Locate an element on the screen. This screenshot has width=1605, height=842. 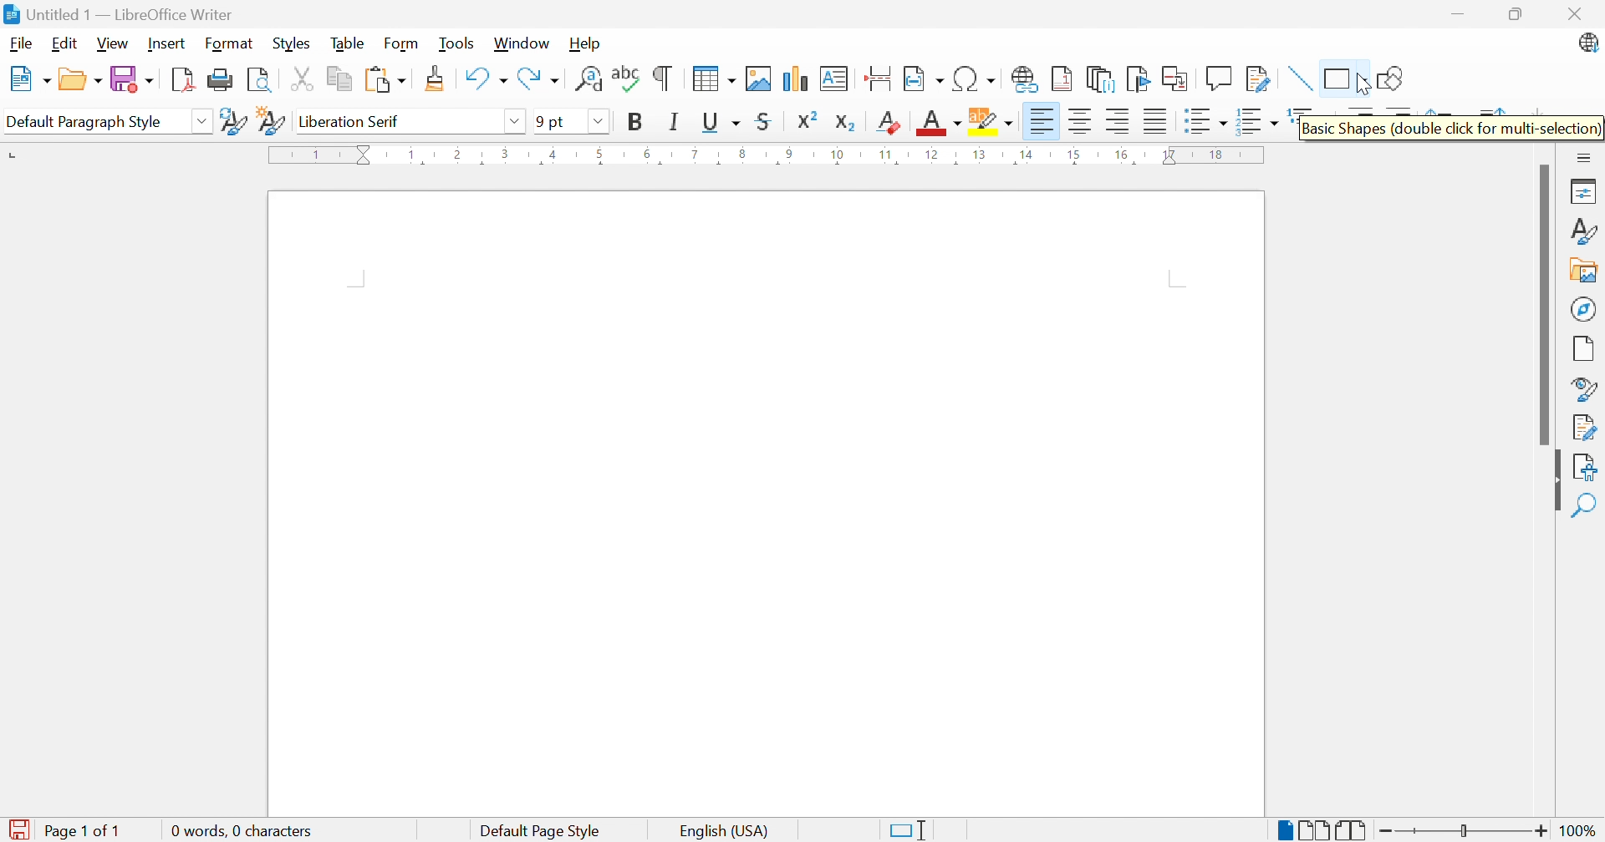
Accessibility check is located at coordinates (1584, 468).